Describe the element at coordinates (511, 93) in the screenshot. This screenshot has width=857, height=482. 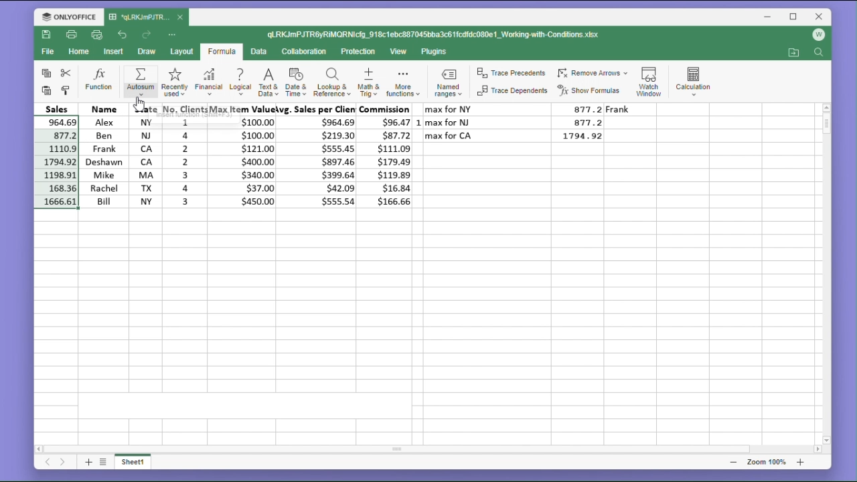
I see `trace dependents` at that location.